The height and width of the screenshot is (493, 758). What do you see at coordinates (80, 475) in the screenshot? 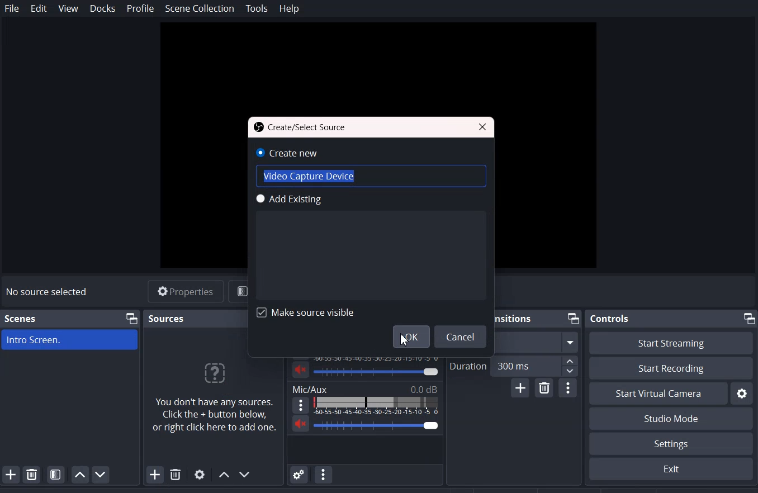
I see `Move Scene Up` at bounding box center [80, 475].